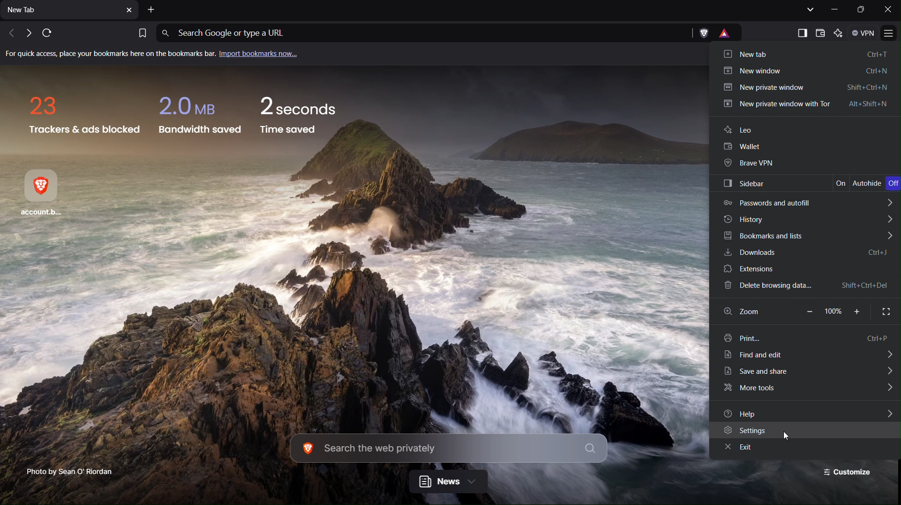 Image resolution: width=901 pixels, height=505 pixels. Describe the element at coordinates (883, 311) in the screenshot. I see `Fullscreen` at that location.